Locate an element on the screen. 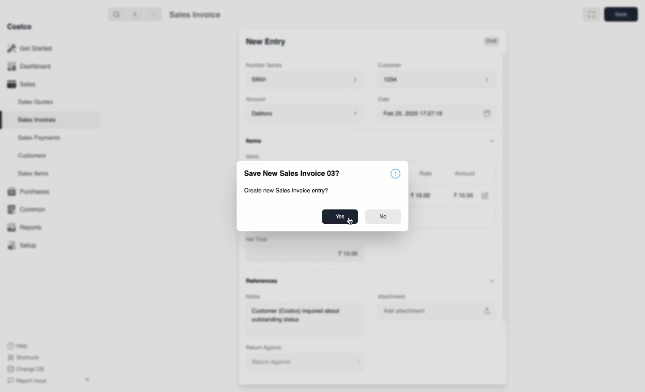  cursor is located at coordinates (350, 222).